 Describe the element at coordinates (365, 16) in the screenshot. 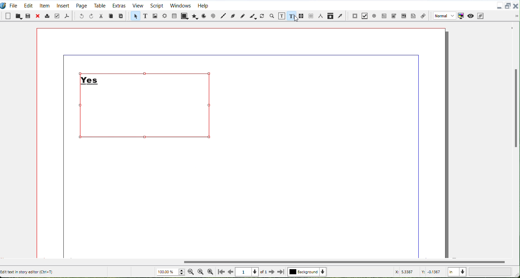

I see `PDF Check Button` at that location.